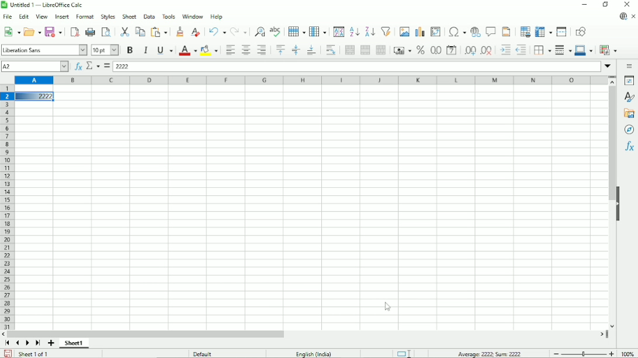 The height and width of the screenshot is (358, 638). Describe the element at coordinates (419, 31) in the screenshot. I see `Insert chart` at that location.